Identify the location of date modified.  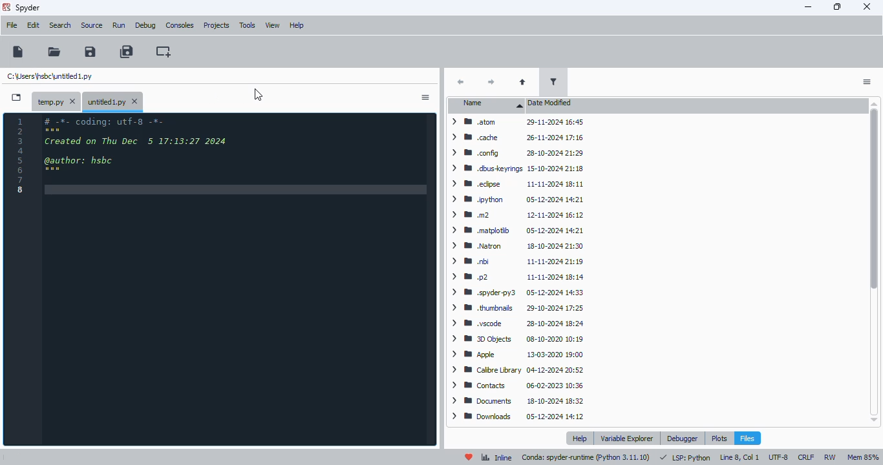
(551, 103).